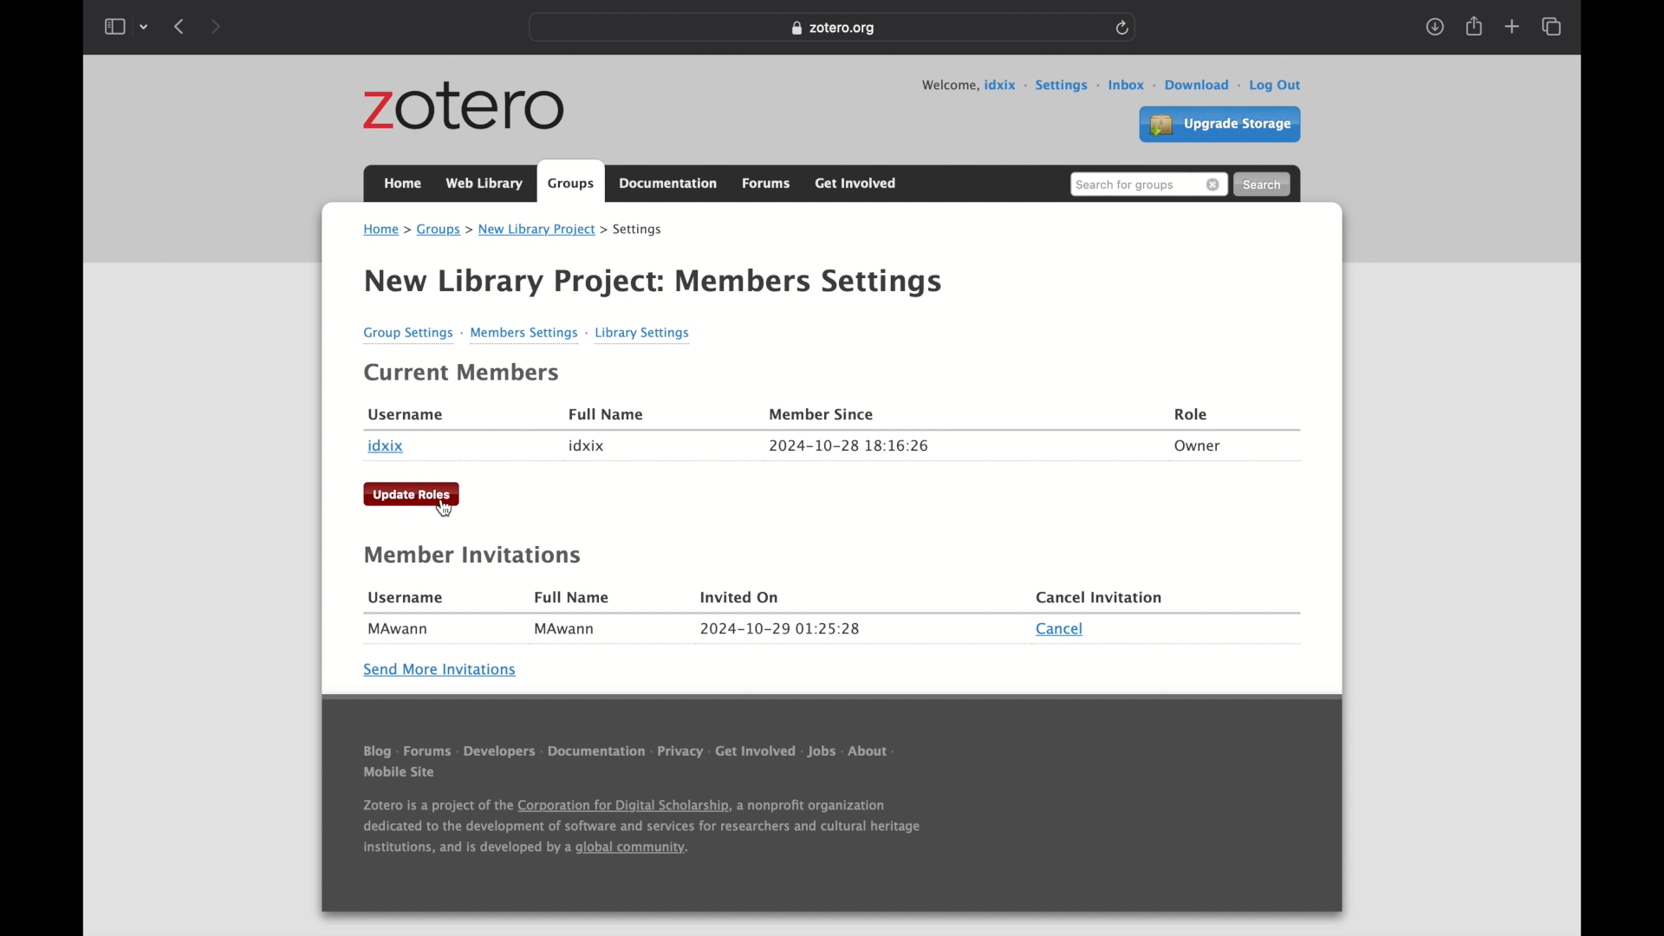 This screenshot has width=1664, height=936. I want to click on new library project, so click(543, 230).